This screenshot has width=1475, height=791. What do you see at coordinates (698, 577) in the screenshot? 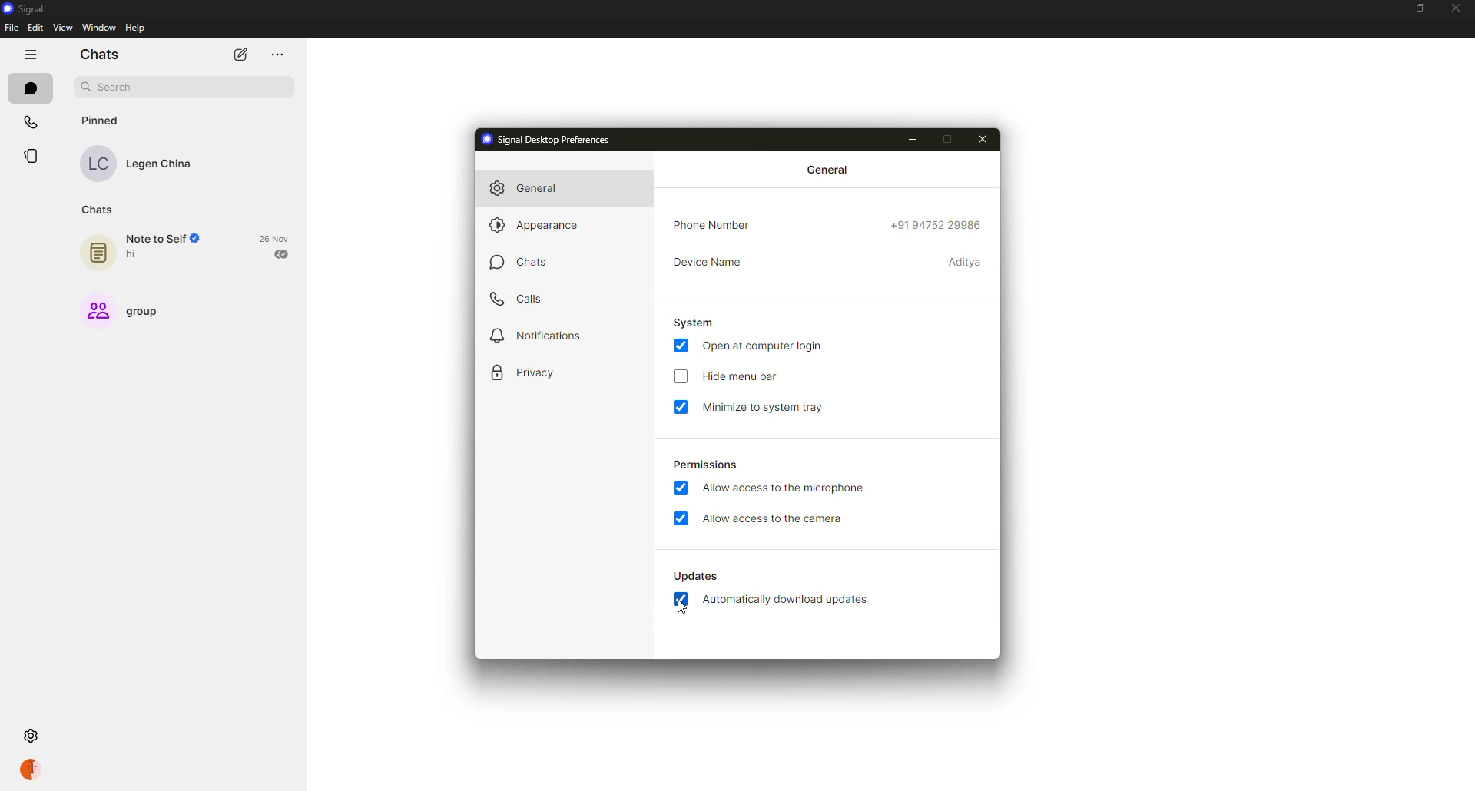
I see `updates` at bounding box center [698, 577].